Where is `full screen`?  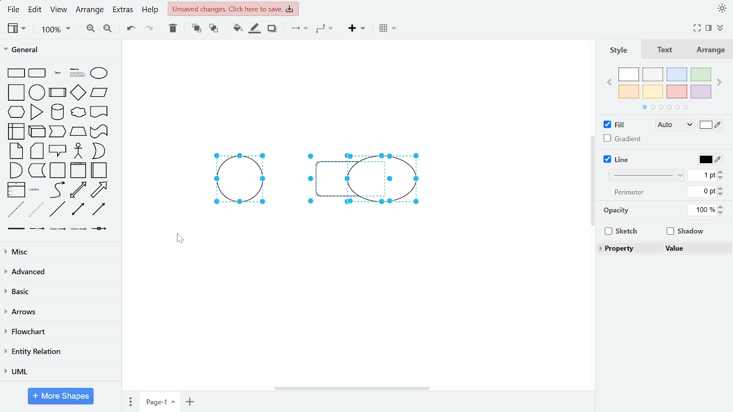 full screen is located at coordinates (696, 29).